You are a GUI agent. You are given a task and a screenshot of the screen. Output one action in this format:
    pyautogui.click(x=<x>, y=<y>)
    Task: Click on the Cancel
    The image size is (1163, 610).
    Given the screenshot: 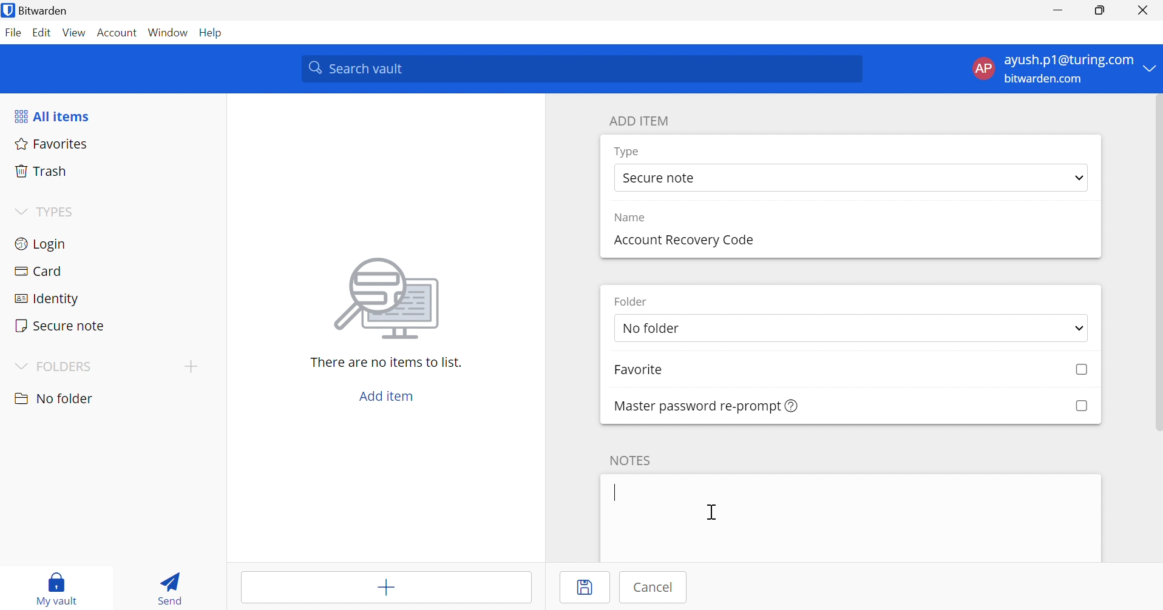 What is the action you would take?
    pyautogui.click(x=657, y=588)
    